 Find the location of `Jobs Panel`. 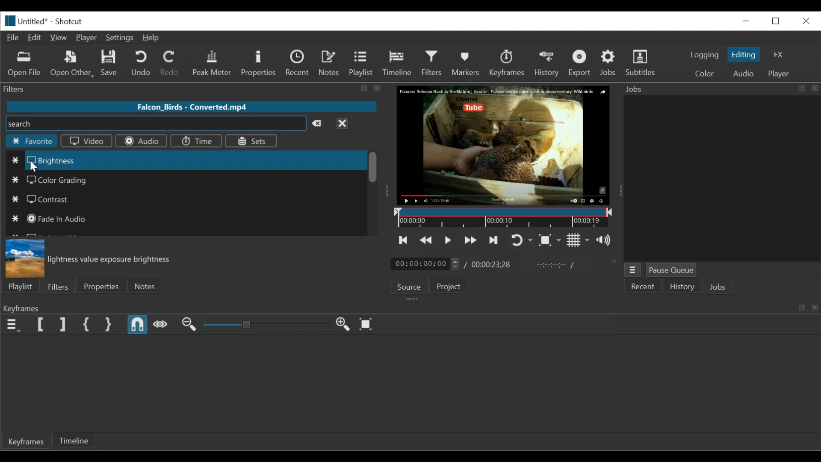

Jobs Panel is located at coordinates (720, 89).